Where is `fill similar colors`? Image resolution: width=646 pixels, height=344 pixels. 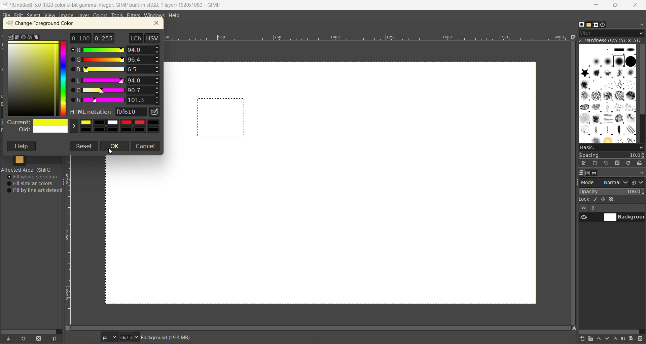 fill similar colors is located at coordinates (32, 183).